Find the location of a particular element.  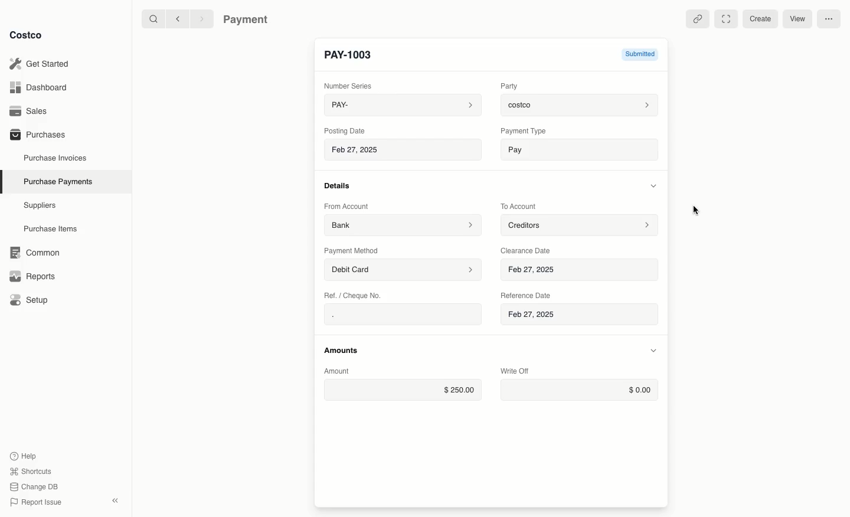

Number Series is located at coordinates (351, 86).